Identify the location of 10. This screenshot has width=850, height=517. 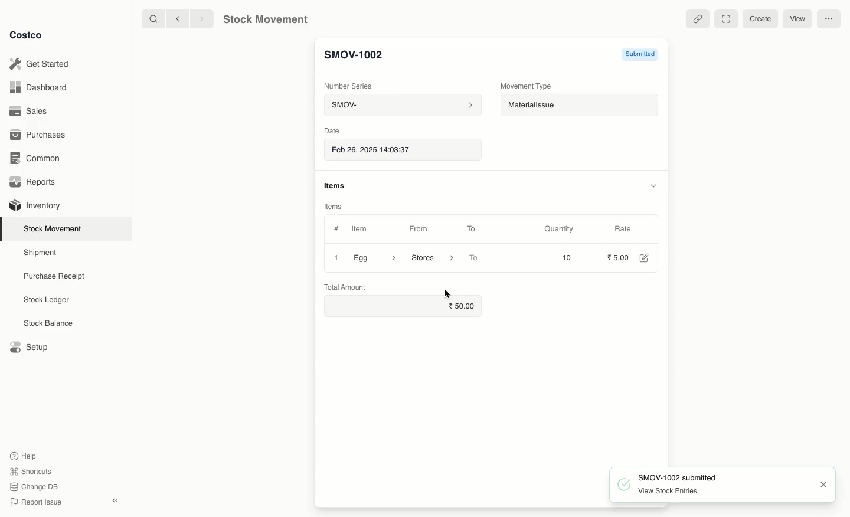
(551, 257).